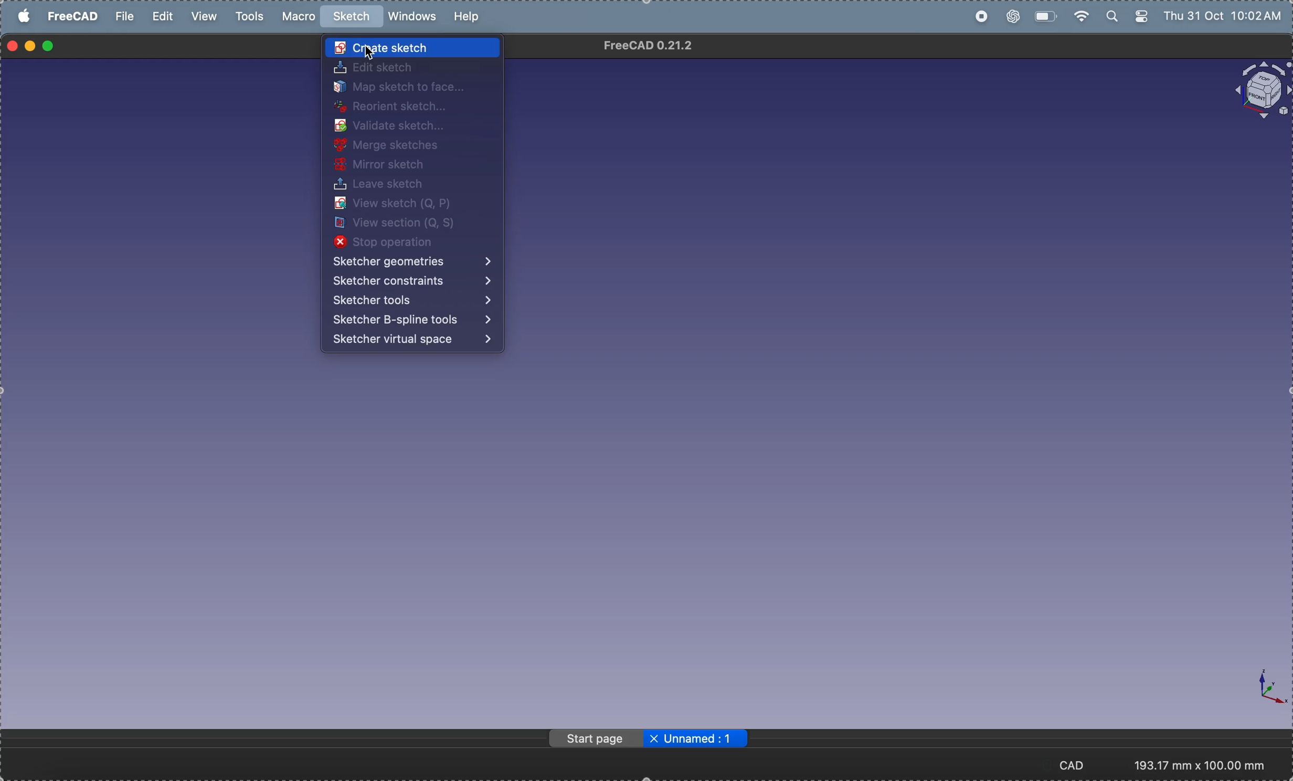  I want to click on record, so click(981, 17).